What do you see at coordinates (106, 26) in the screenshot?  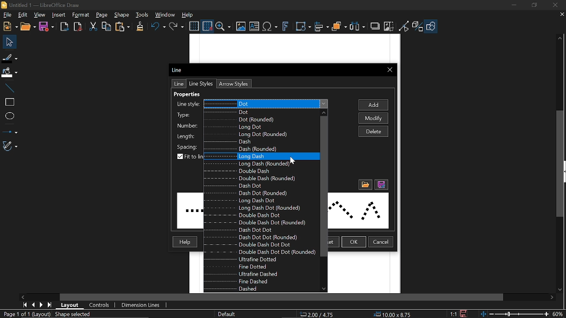 I see `Copy` at bounding box center [106, 26].